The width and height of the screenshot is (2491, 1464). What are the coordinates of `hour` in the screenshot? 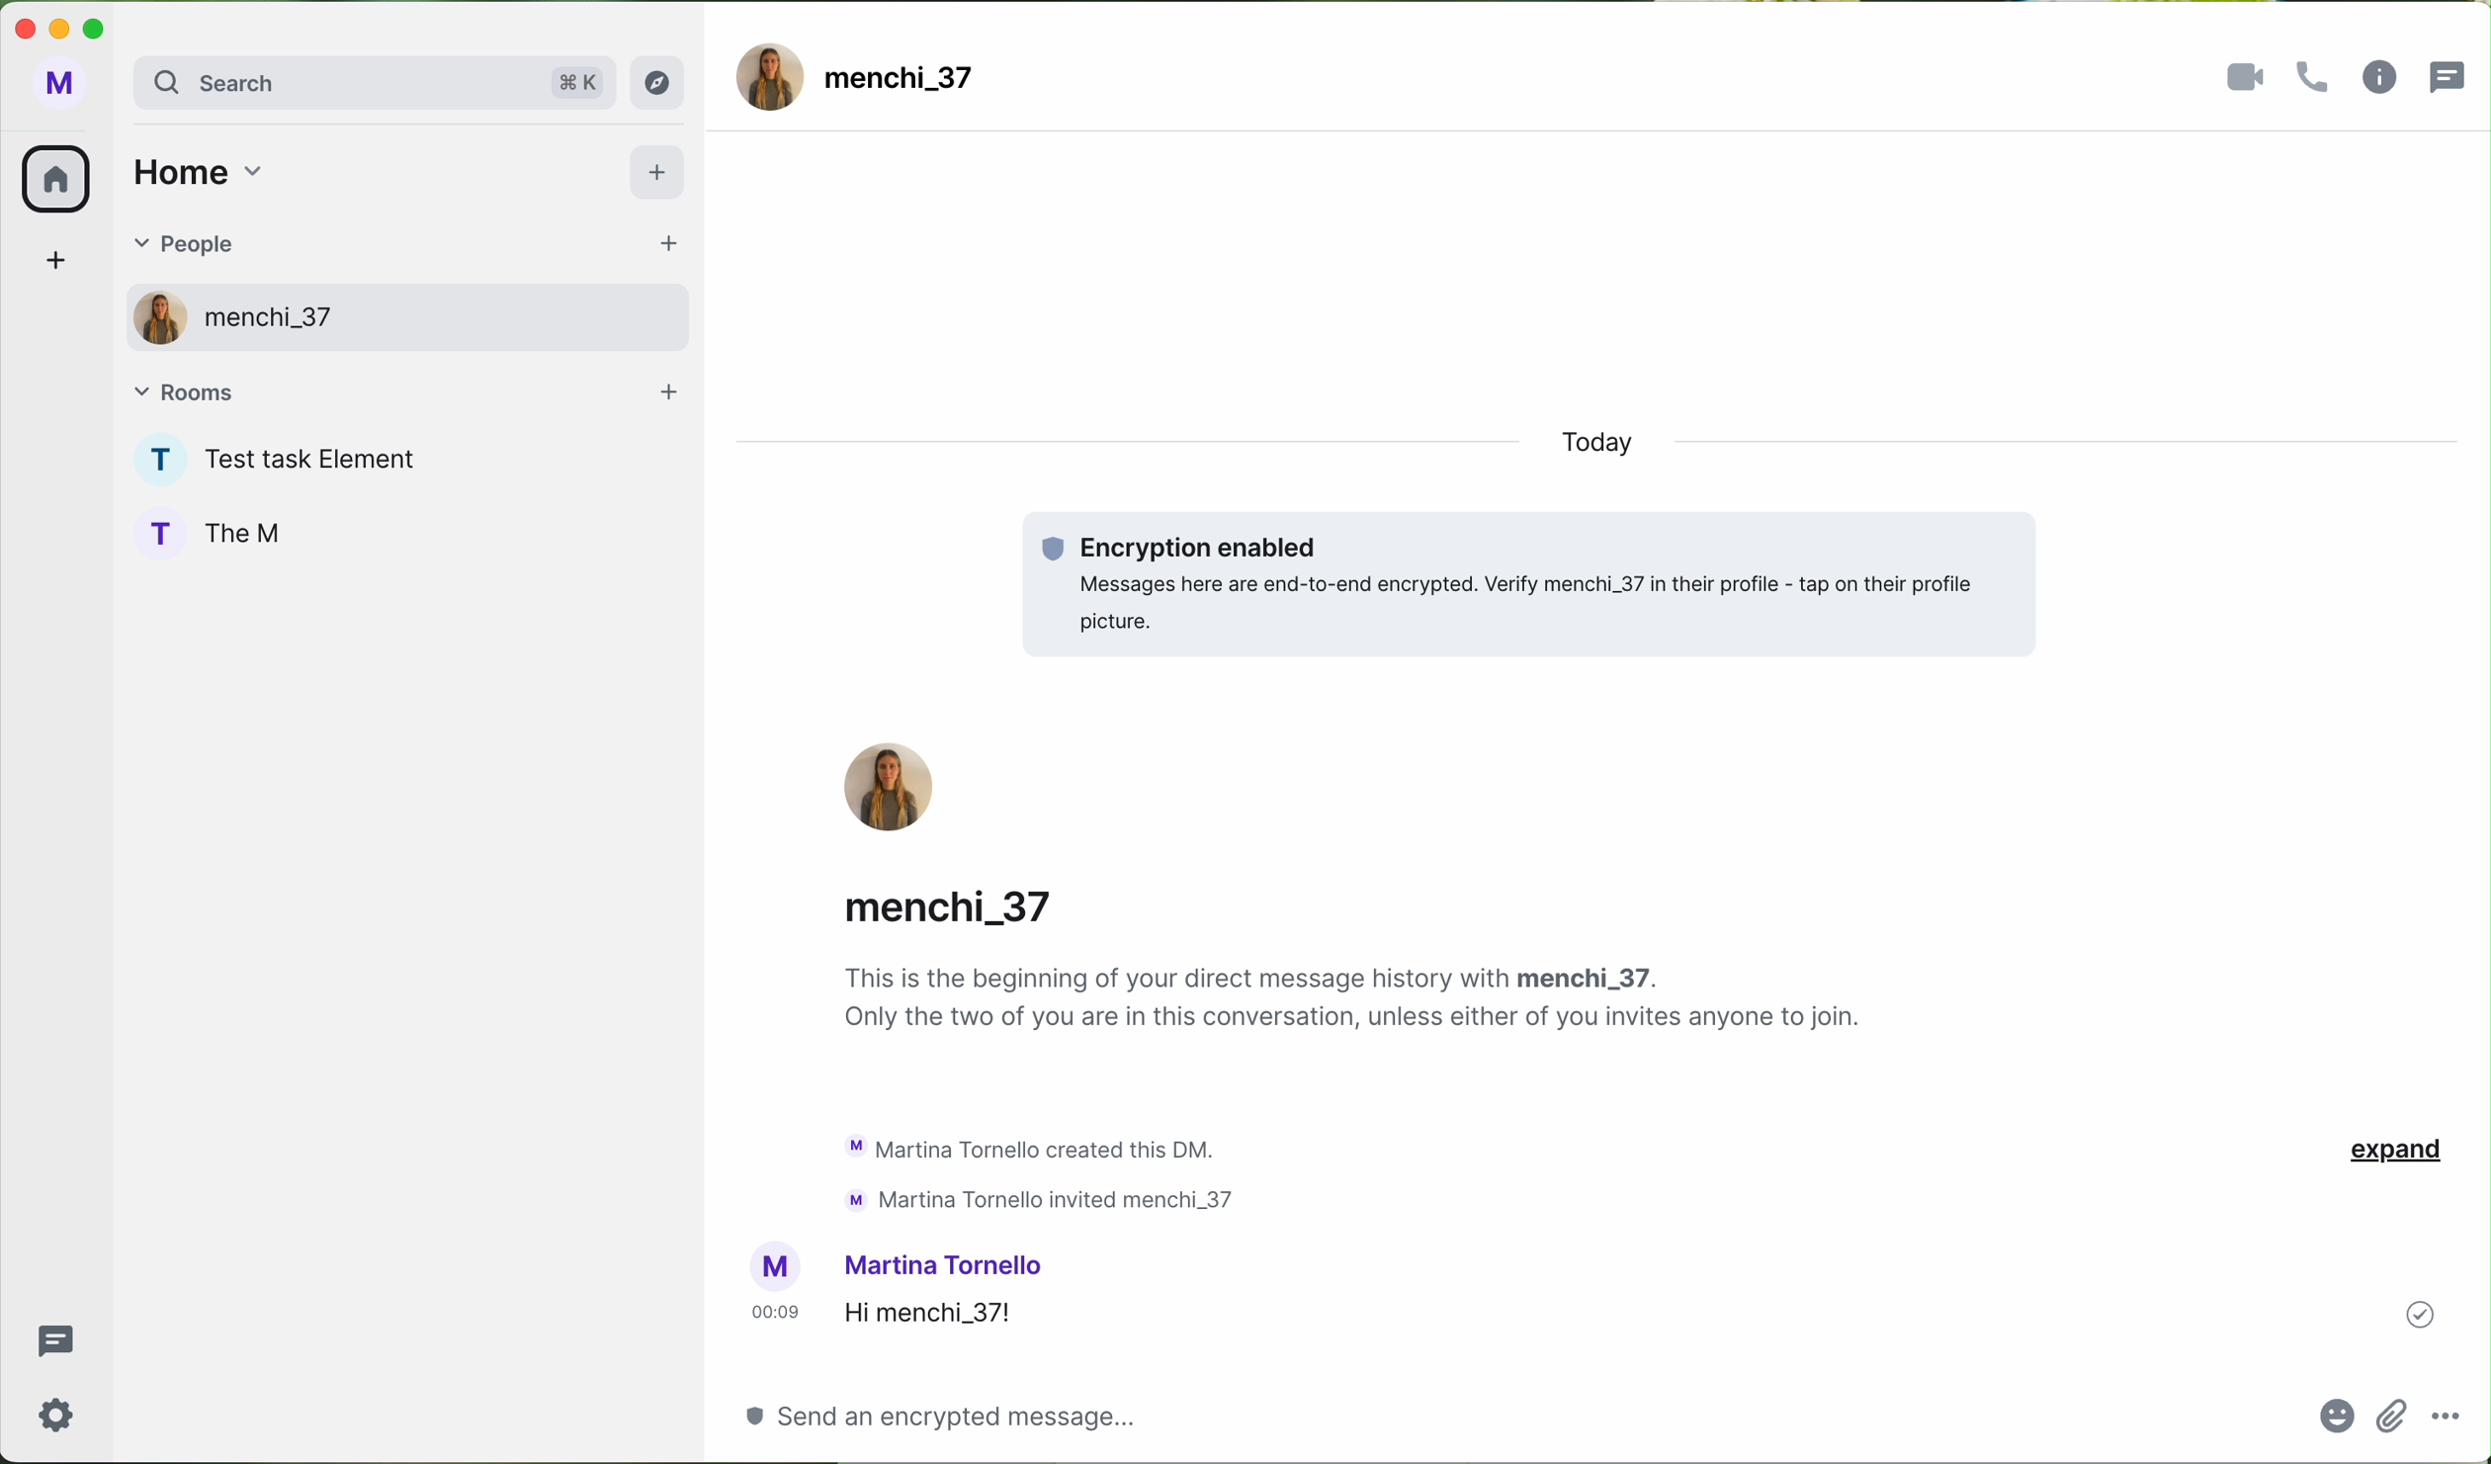 It's located at (775, 1312).